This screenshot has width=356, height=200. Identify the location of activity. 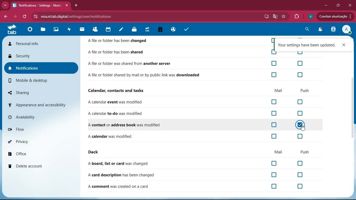
(69, 29).